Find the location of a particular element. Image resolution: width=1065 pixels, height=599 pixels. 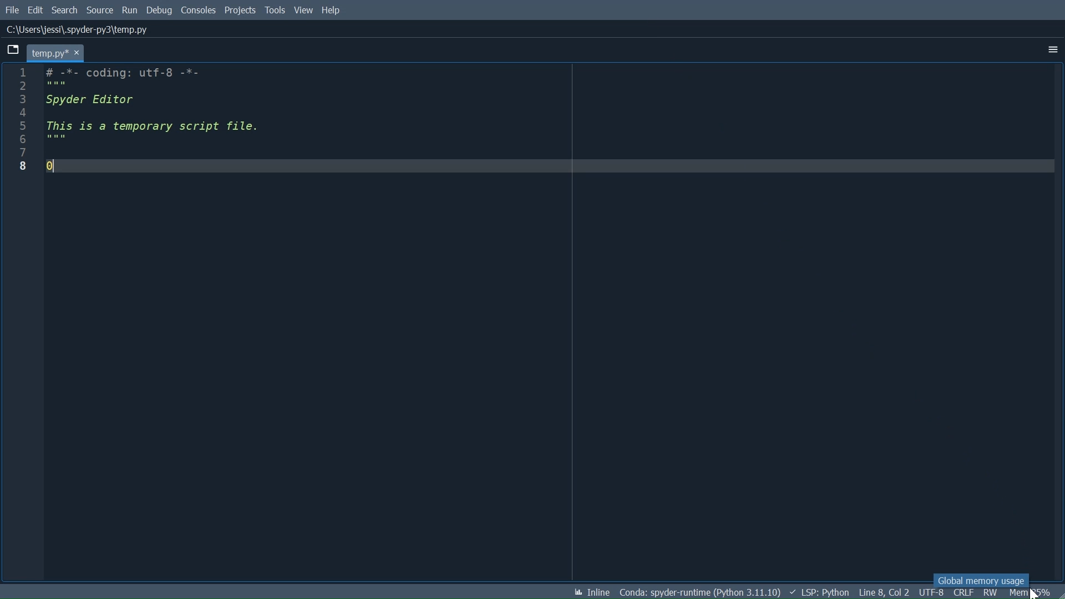

Consoles is located at coordinates (199, 11).